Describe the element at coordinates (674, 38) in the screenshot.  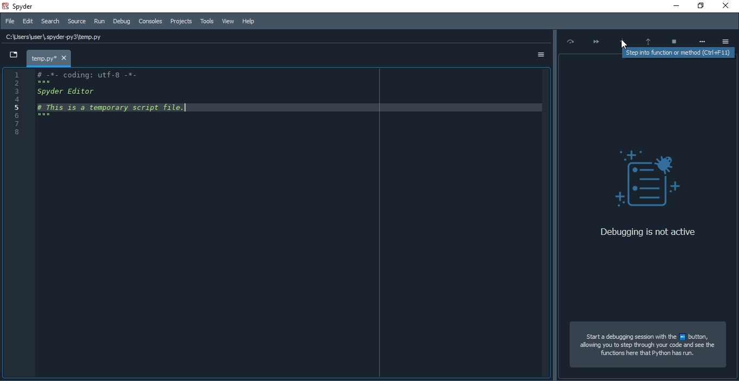
I see `Stop debugging` at that location.